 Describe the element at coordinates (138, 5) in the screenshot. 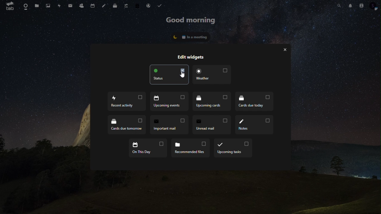

I see `free trial` at that location.